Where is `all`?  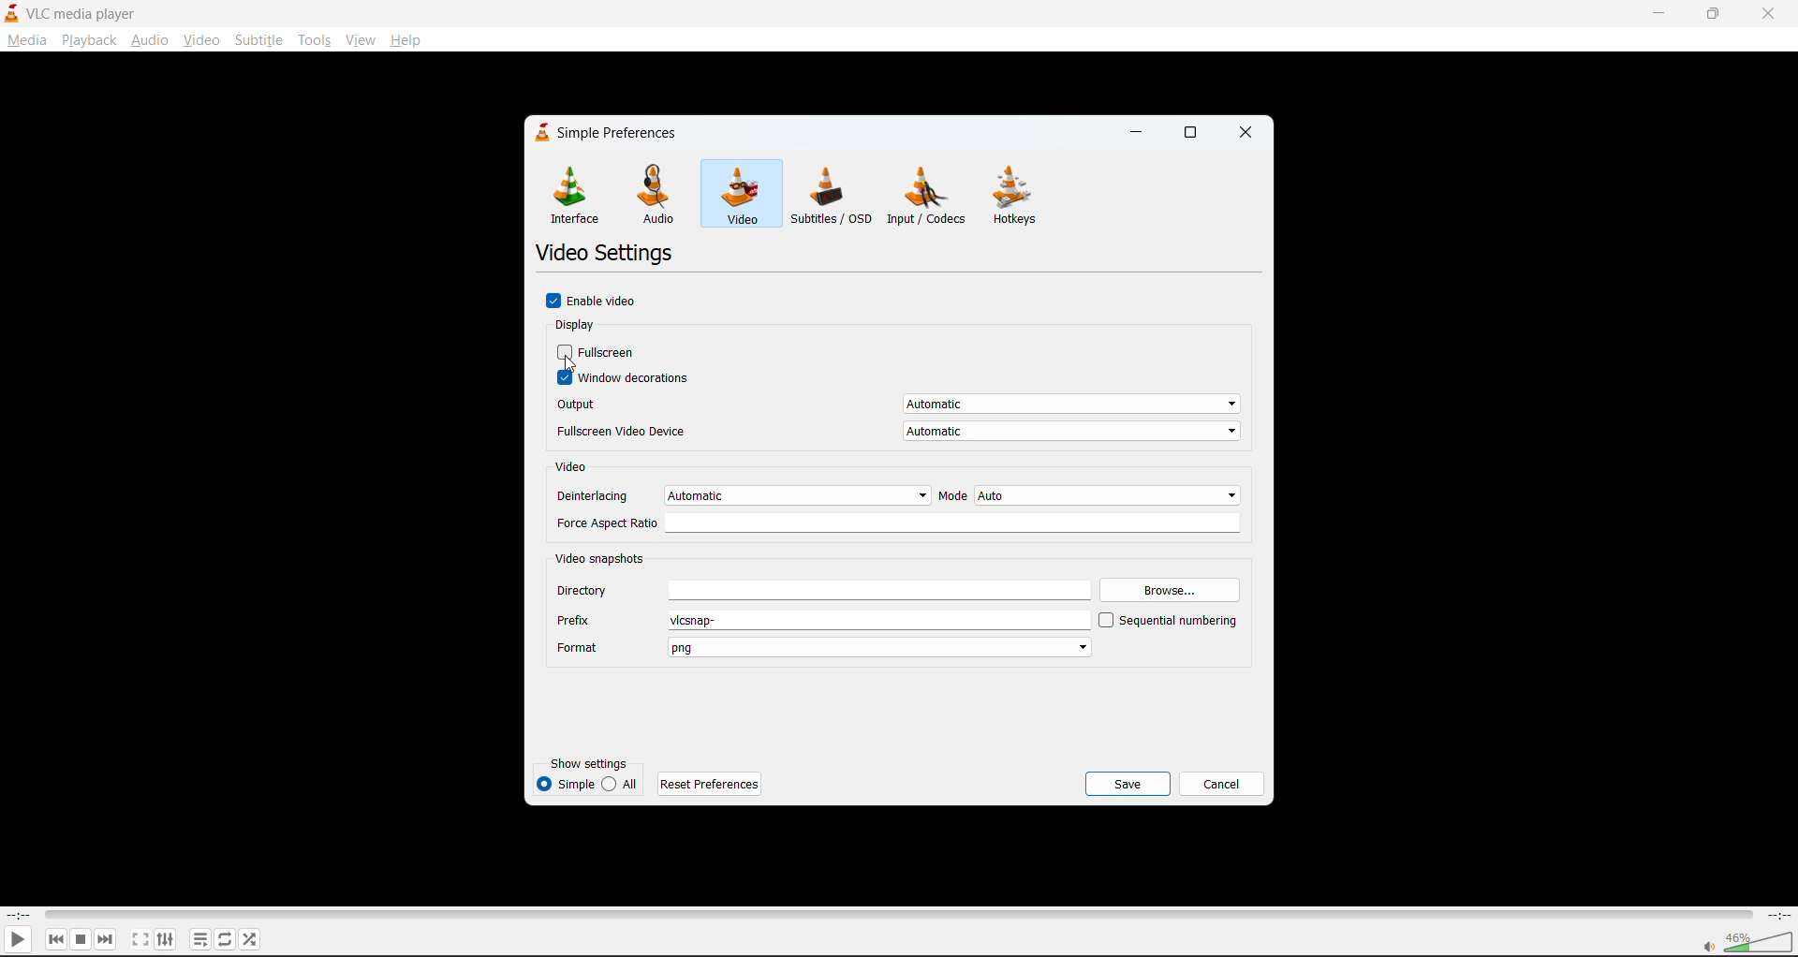 all is located at coordinates (619, 784).